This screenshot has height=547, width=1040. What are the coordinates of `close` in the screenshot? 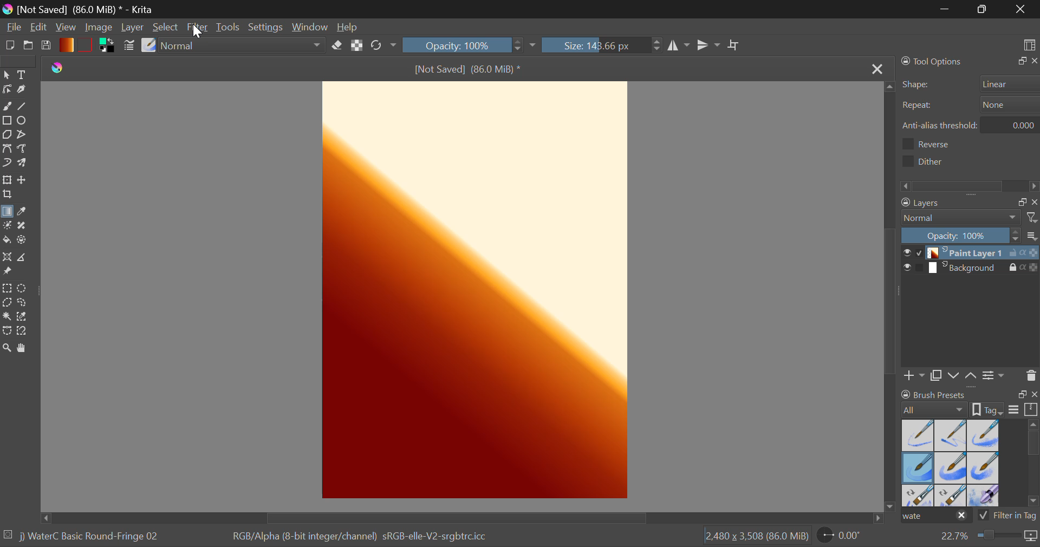 It's located at (1033, 395).